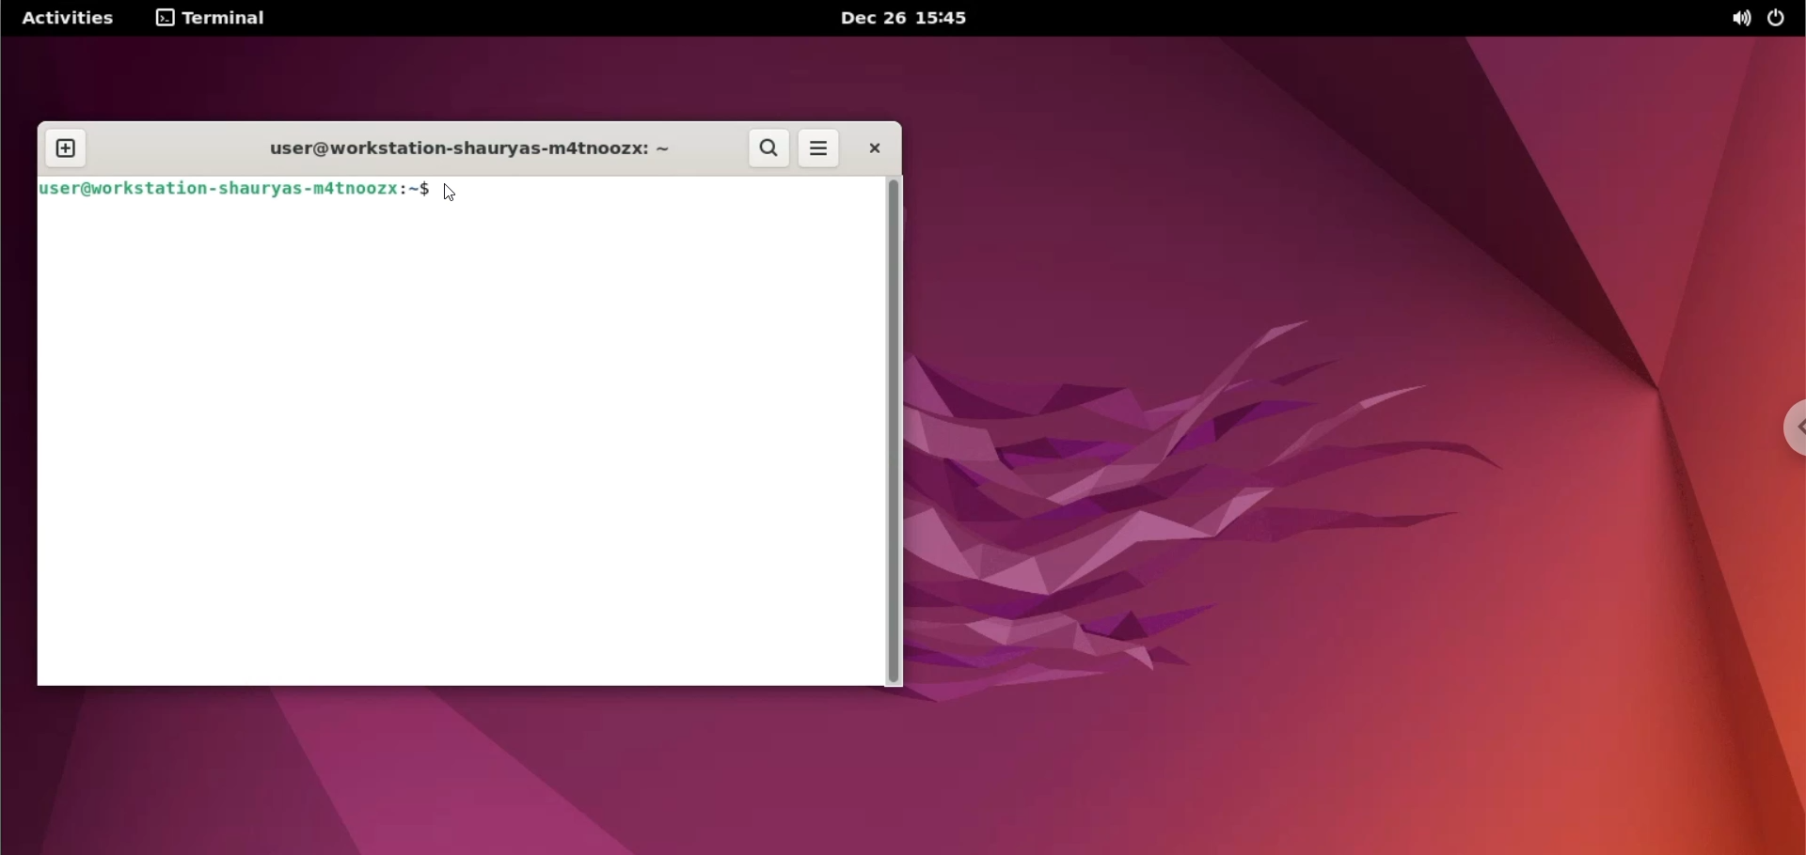  I want to click on cursor, so click(454, 194).